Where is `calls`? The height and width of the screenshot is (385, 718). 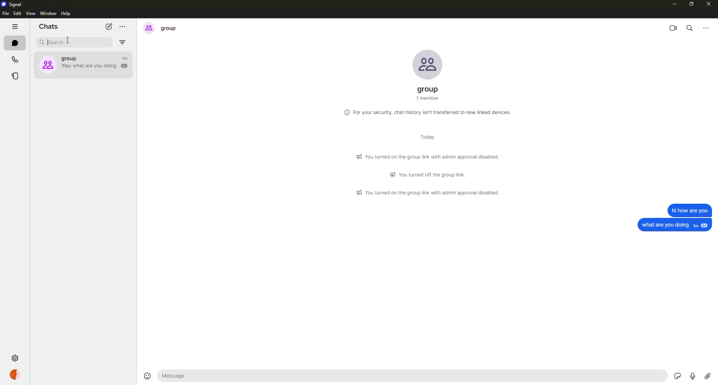
calls is located at coordinates (14, 59).